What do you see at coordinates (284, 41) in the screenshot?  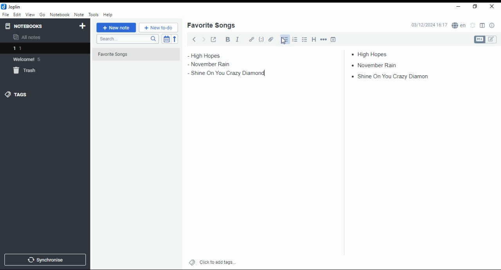 I see `mouse pointer` at bounding box center [284, 41].